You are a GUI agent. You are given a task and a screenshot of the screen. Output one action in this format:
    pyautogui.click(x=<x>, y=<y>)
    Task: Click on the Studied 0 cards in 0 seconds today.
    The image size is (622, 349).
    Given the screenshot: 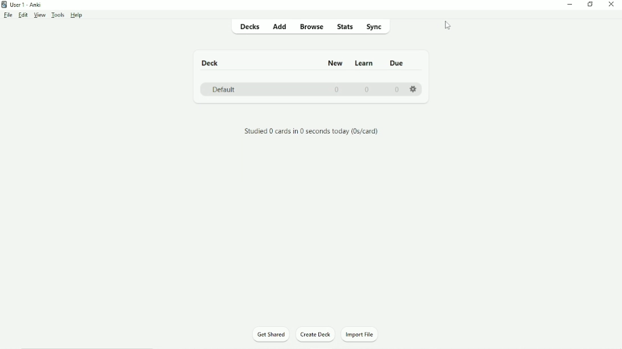 What is the action you would take?
    pyautogui.click(x=312, y=132)
    